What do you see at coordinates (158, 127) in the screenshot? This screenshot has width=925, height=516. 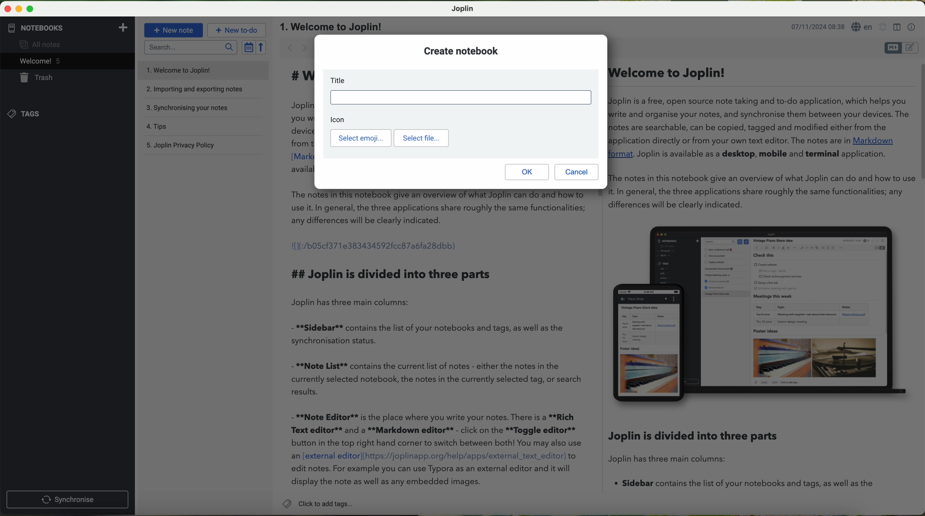 I see `tips` at bounding box center [158, 127].